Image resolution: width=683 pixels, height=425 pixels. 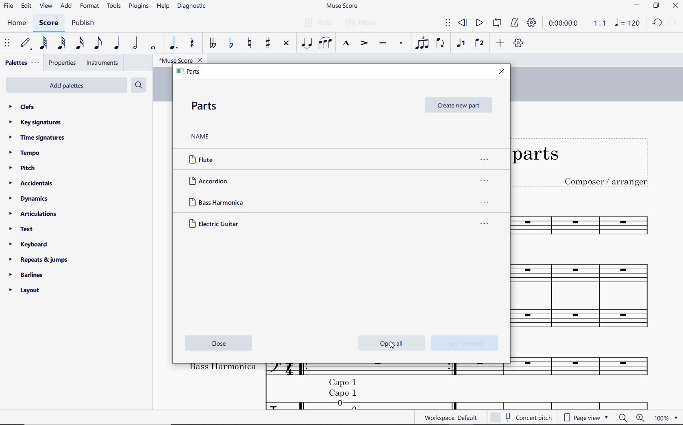 What do you see at coordinates (48, 23) in the screenshot?
I see `score` at bounding box center [48, 23].